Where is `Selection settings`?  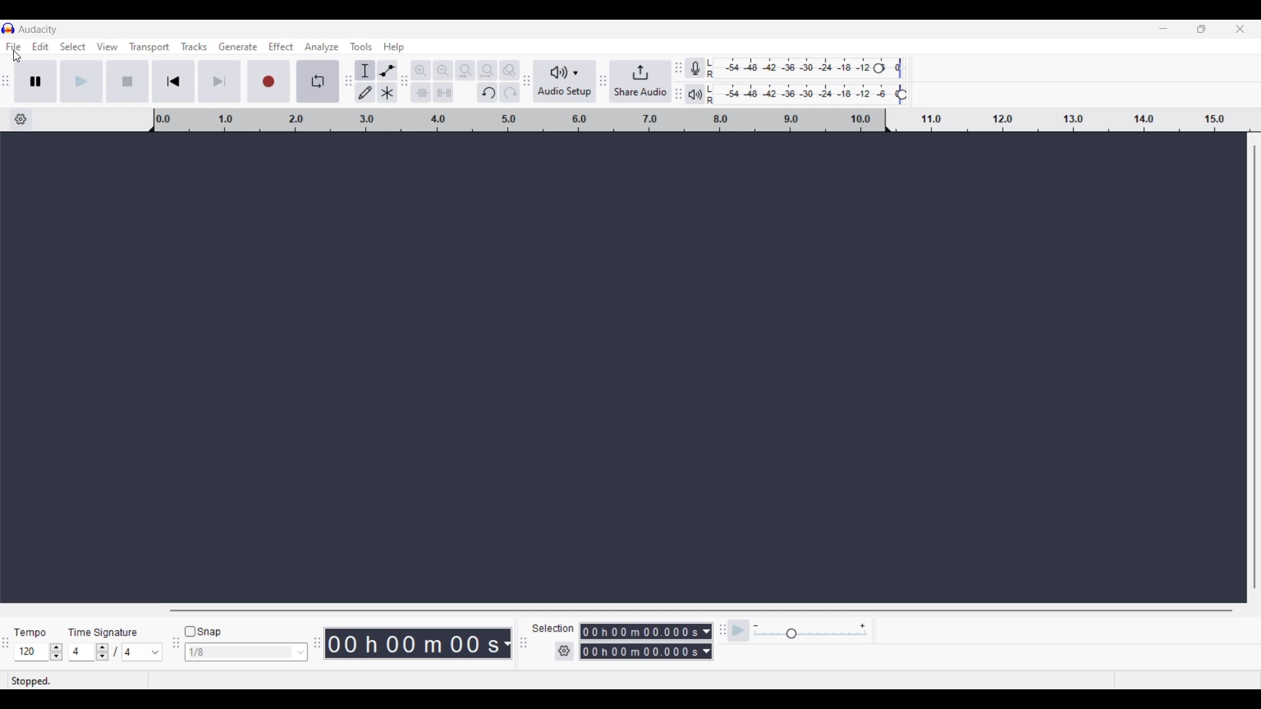
Selection settings is located at coordinates (565, 651).